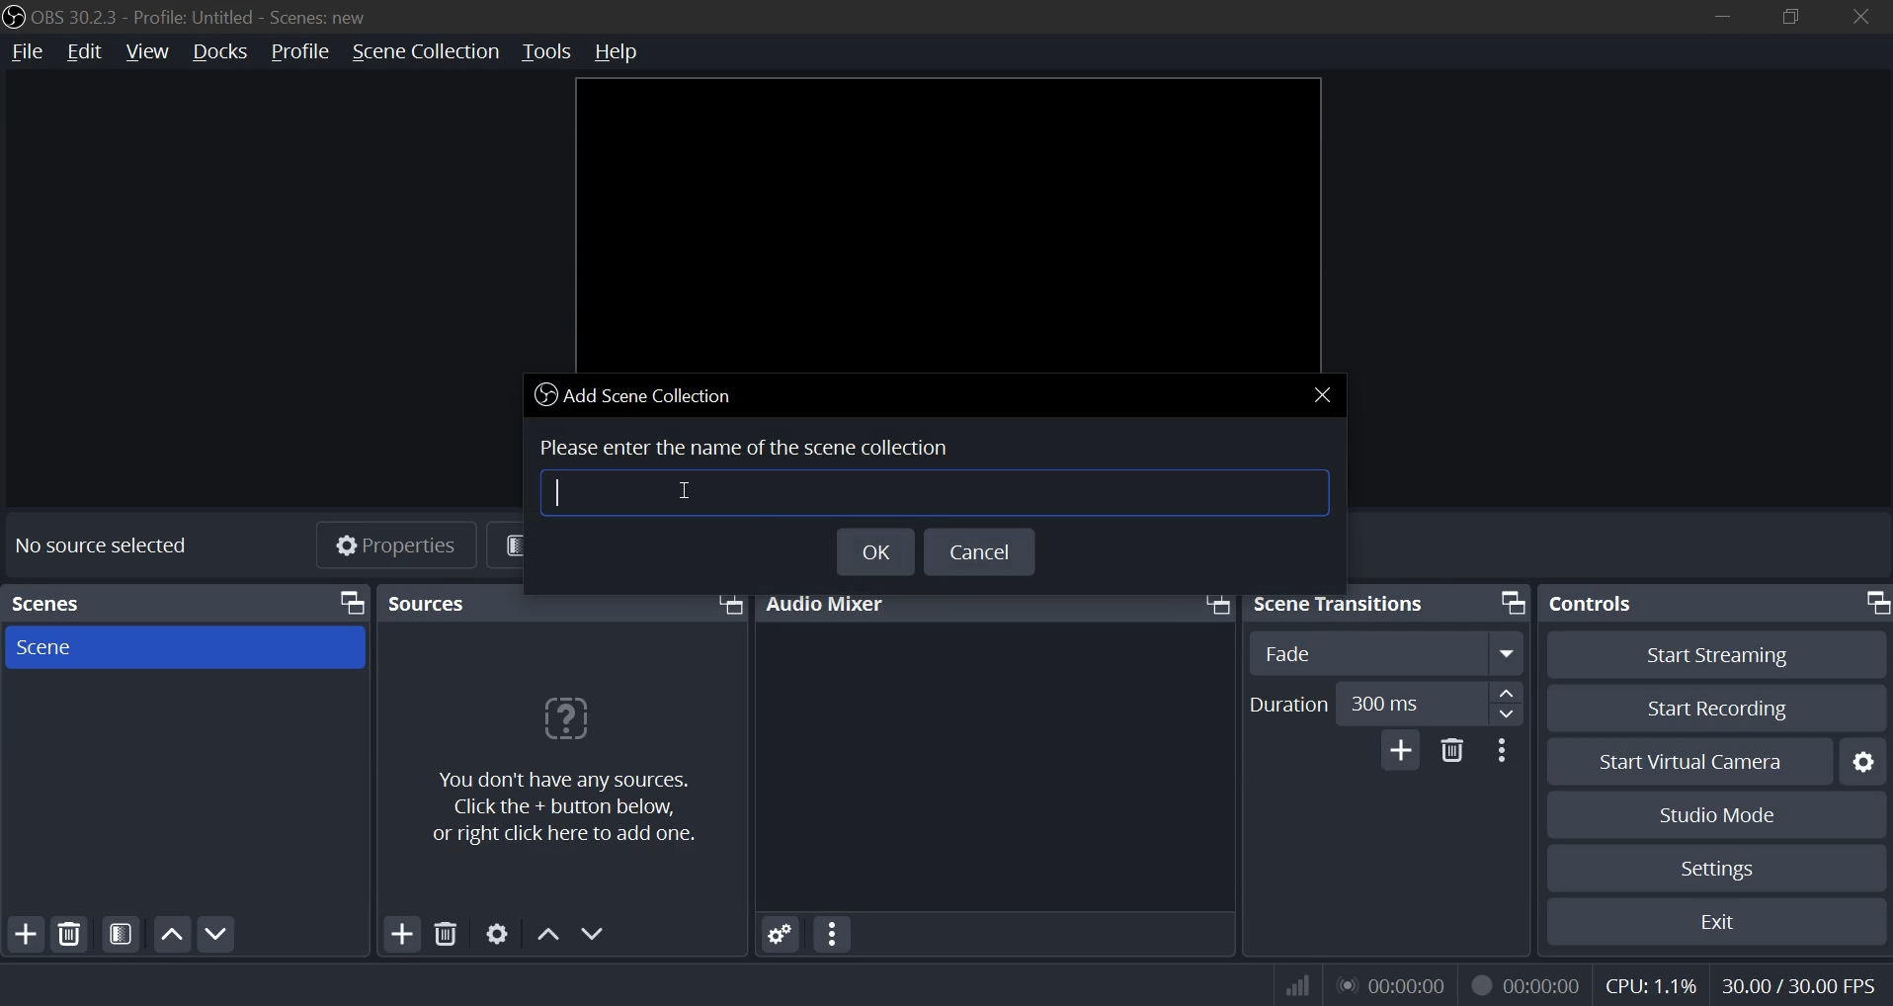 The image size is (1893, 1006). Describe the element at coordinates (1720, 816) in the screenshot. I see `studio mode` at that location.